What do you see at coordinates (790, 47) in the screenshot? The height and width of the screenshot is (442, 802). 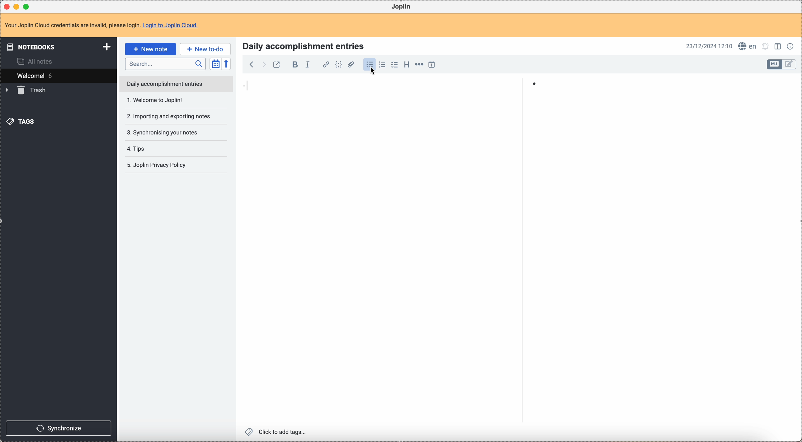 I see `note properties` at bounding box center [790, 47].